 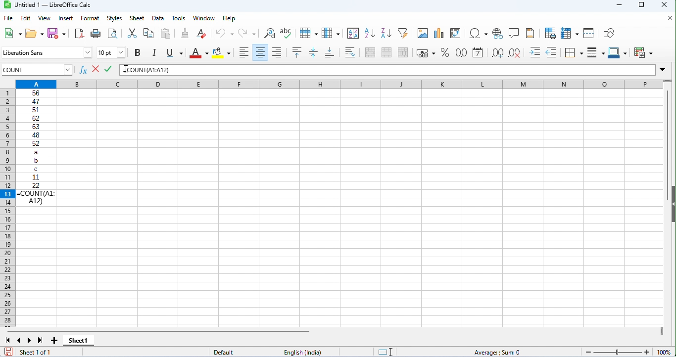 I want to click on =COUNT(A1:A12), so click(x=146, y=70).